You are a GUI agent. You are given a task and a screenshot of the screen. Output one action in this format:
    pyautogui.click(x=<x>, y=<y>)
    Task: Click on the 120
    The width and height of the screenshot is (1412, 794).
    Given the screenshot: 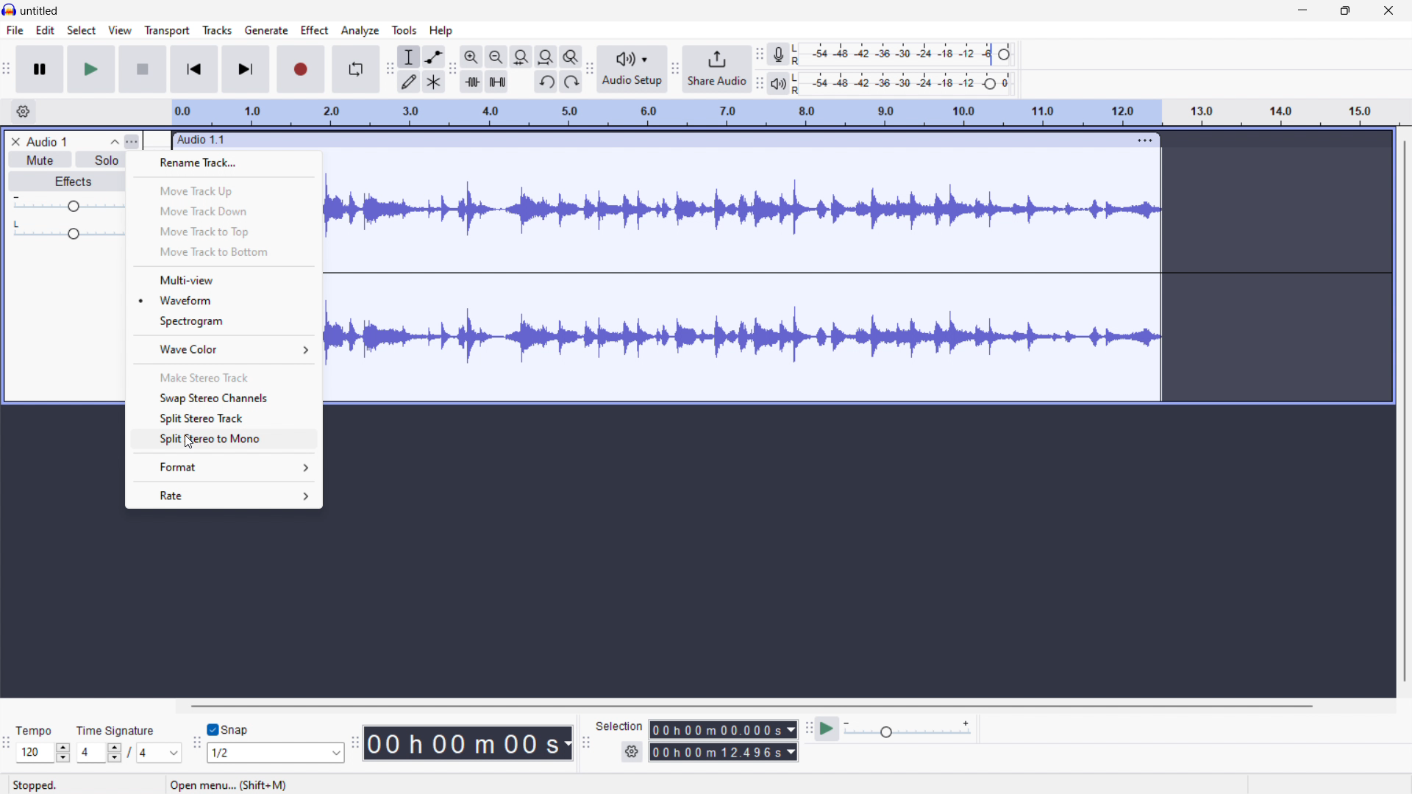 What is the action you would take?
    pyautogui.click(x=33, y=753)
    